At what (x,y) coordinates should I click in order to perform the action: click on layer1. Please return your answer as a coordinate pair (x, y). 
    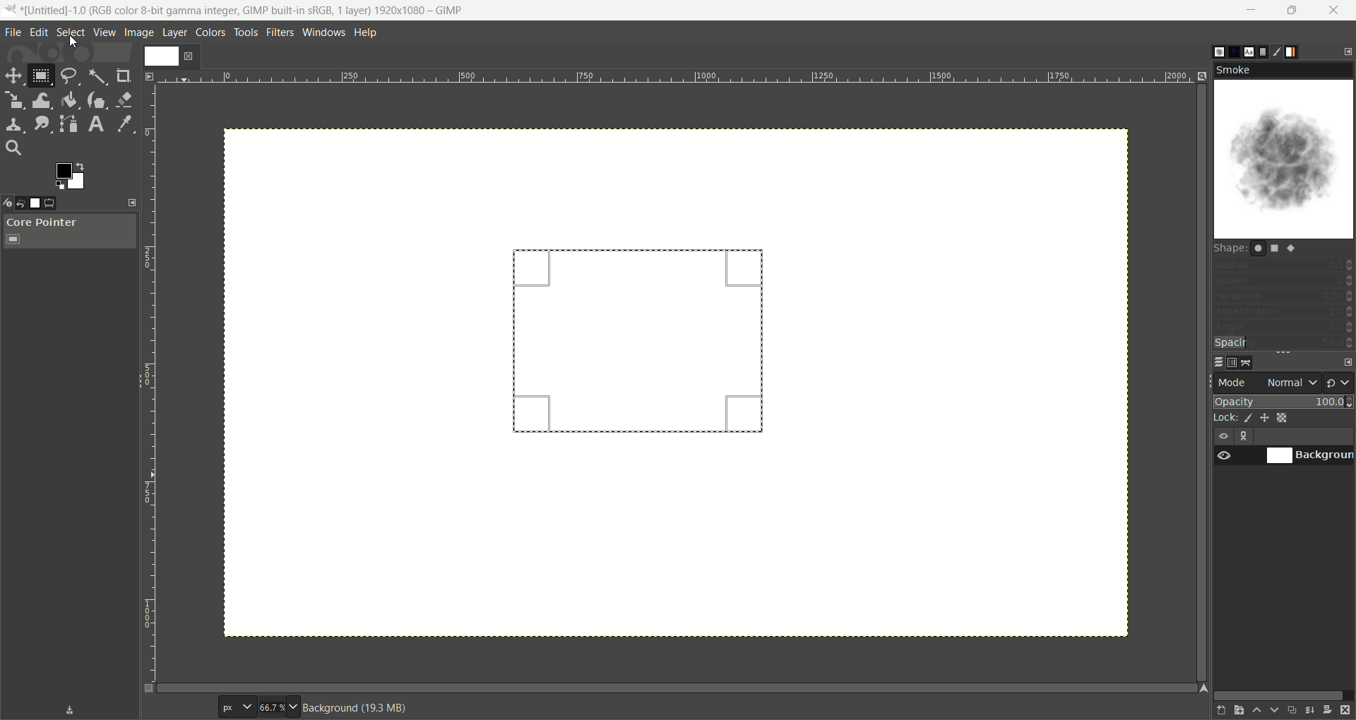
    Looking at the image, I should click on (172, 57).